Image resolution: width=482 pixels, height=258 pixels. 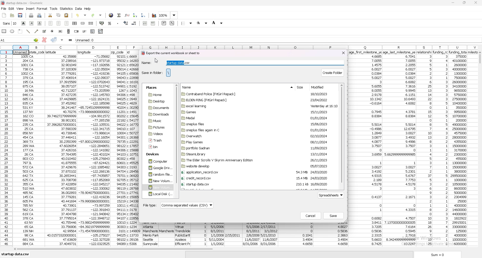 I want to click on folder, so click(x=258, y=112).